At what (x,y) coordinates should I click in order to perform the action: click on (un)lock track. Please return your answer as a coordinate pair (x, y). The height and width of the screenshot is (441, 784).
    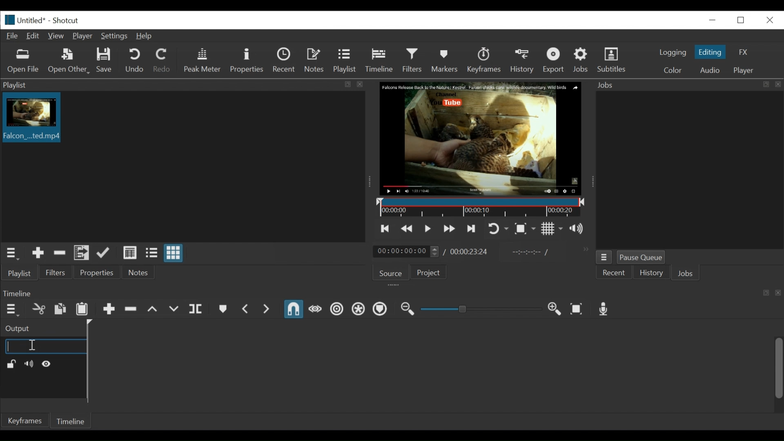
    Looking at the image, I should click on (11, 364).